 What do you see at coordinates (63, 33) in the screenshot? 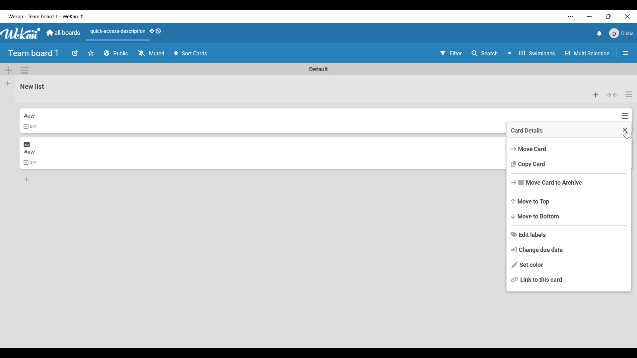
I see `Main dashboard` at bounding box center [63, 33].